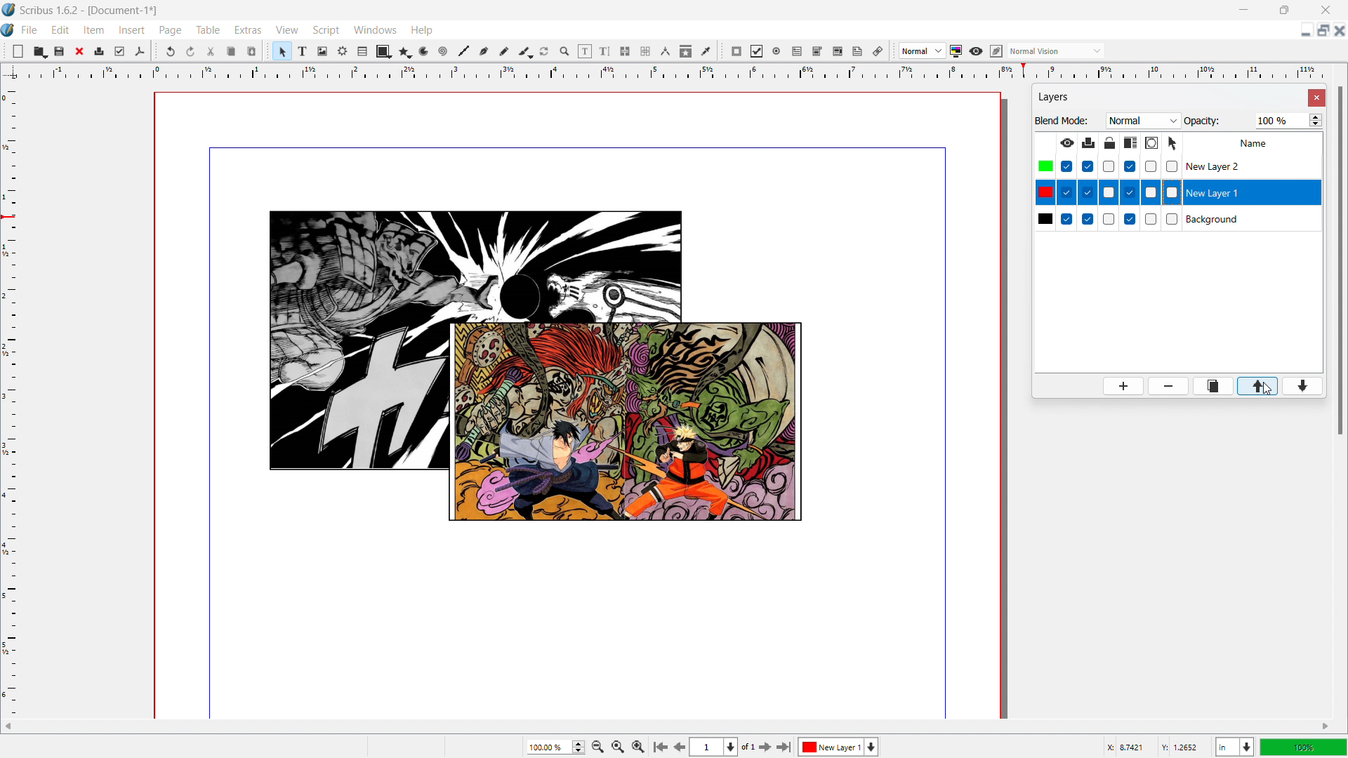 The width and height of the screenshot is (1348, 758). I want to click on layer 1, so click(1251, 192).